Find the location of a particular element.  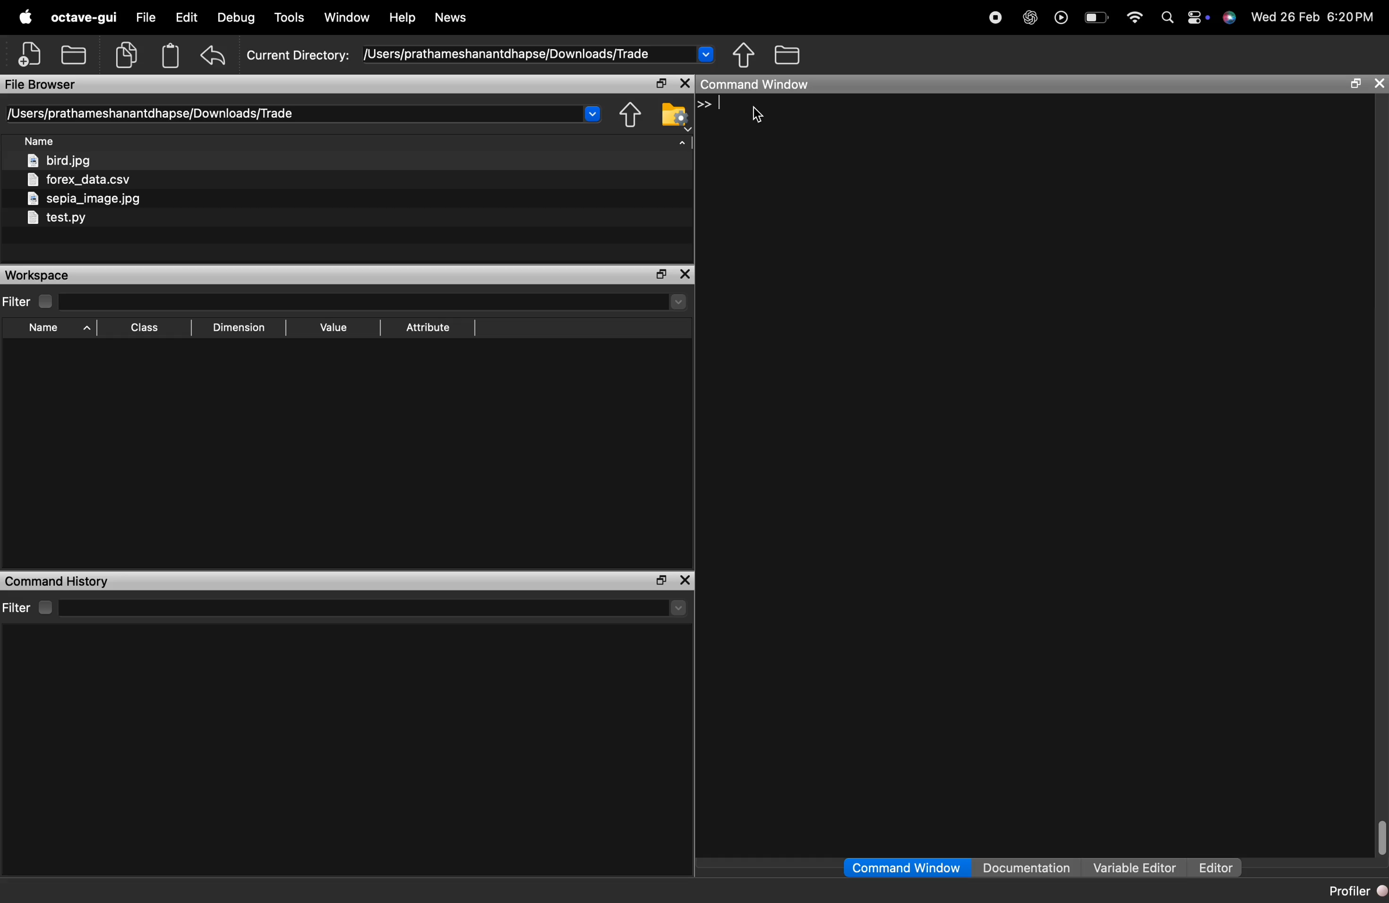

Variable Editor is located at coordinates (1136, 867).